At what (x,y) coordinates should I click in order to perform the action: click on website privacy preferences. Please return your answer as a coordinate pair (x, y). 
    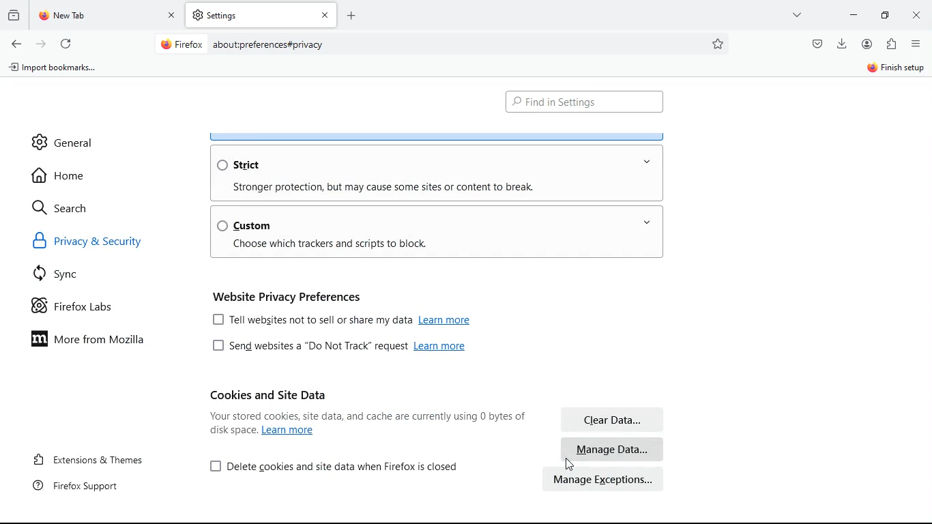
    Looking at the image, I should click on (290, 295).